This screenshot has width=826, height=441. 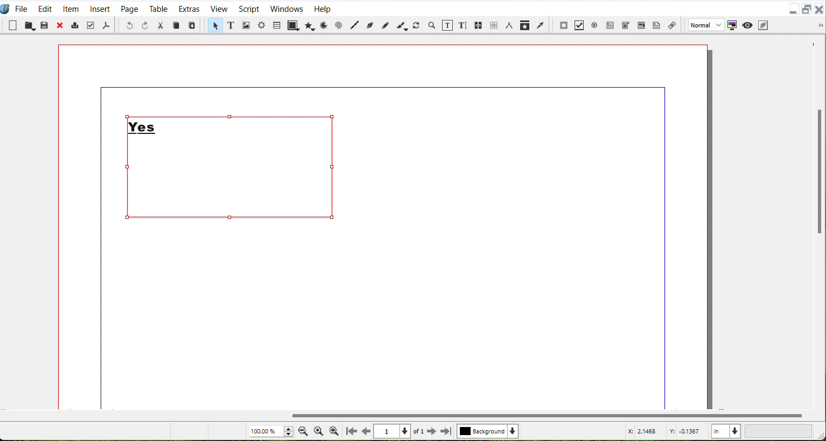 I want to click on Go to last page, so click(x=446, y=431).